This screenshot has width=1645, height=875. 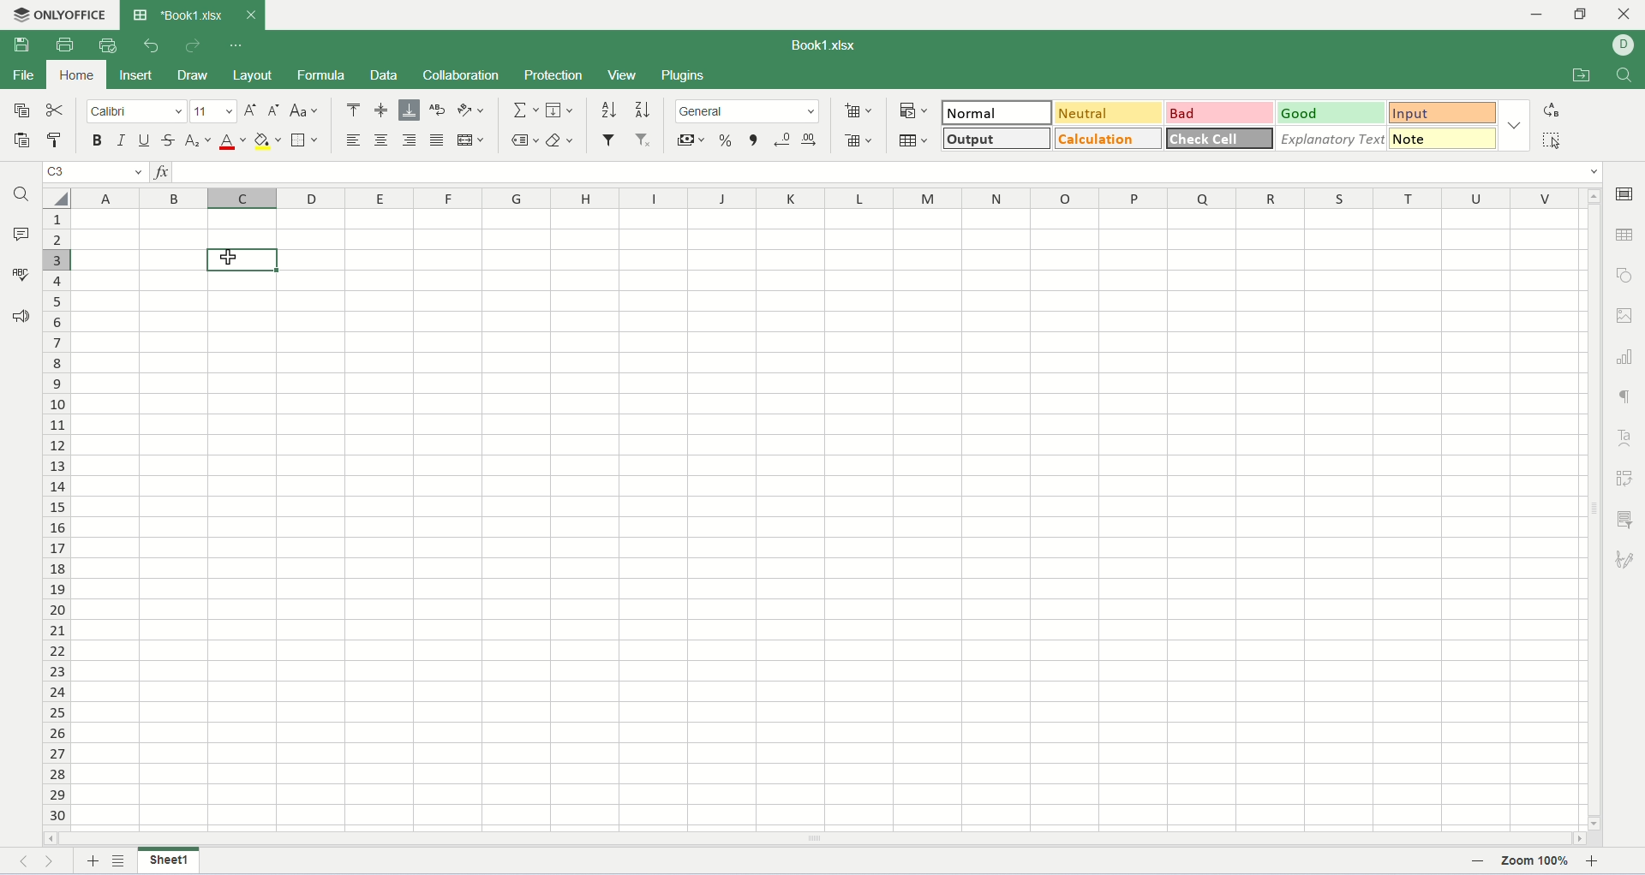 I want to click on zoom percent, so click(x=1538, y=862).